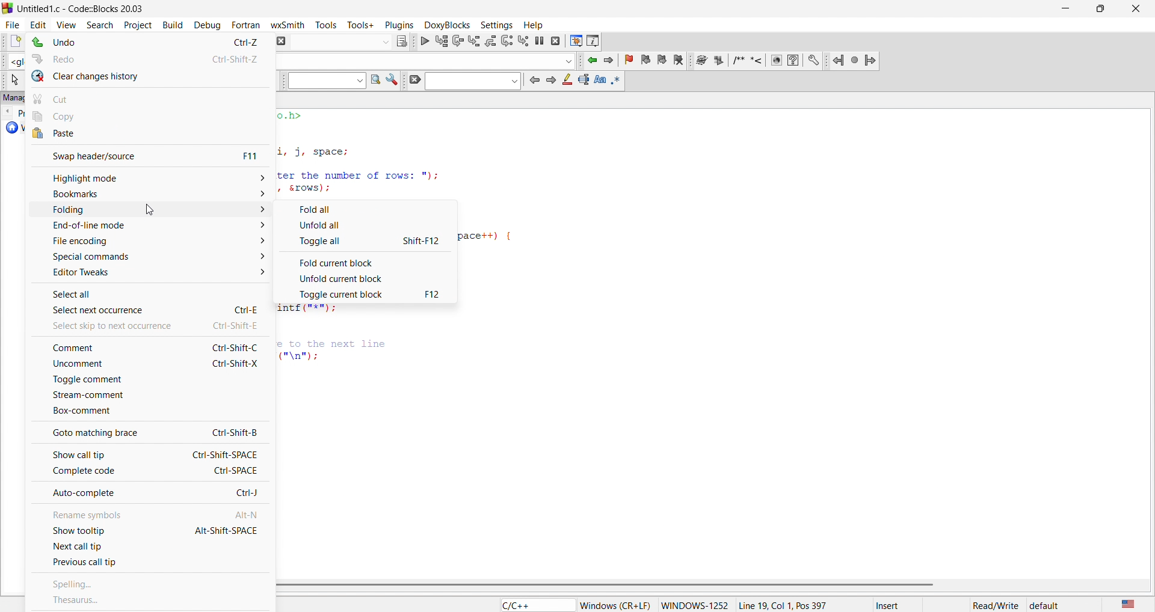 The image size is (1155, 612). I want to click on step into, so click(474, 41).